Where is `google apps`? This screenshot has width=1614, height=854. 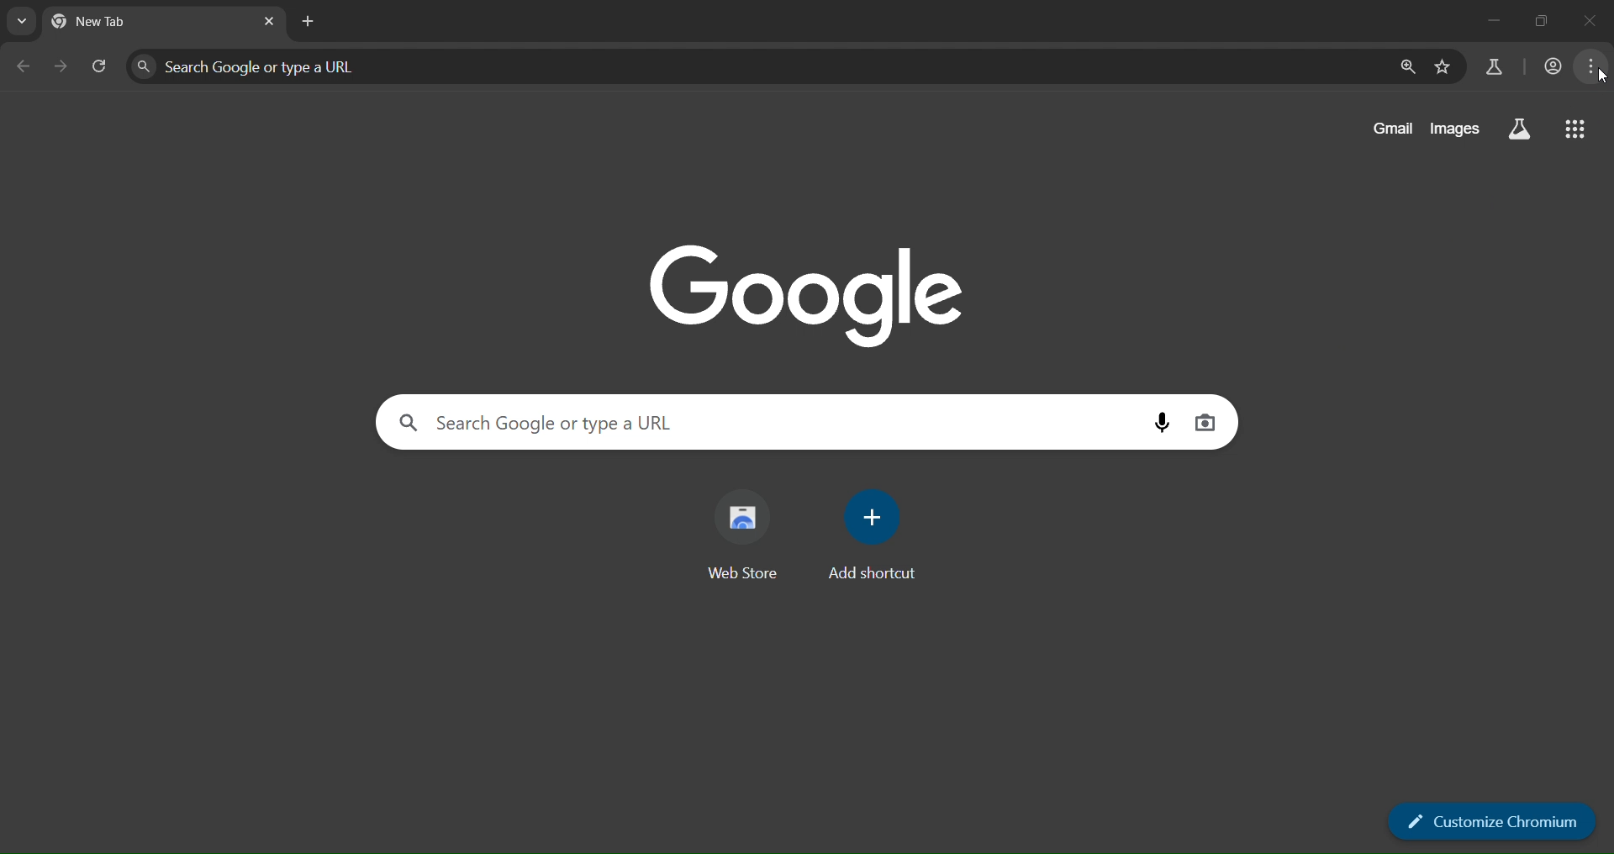
google apps is located at coordinates (1574, 130).